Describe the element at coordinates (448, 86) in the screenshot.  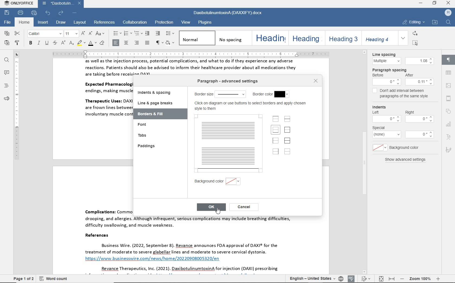
I see `image` at that location.